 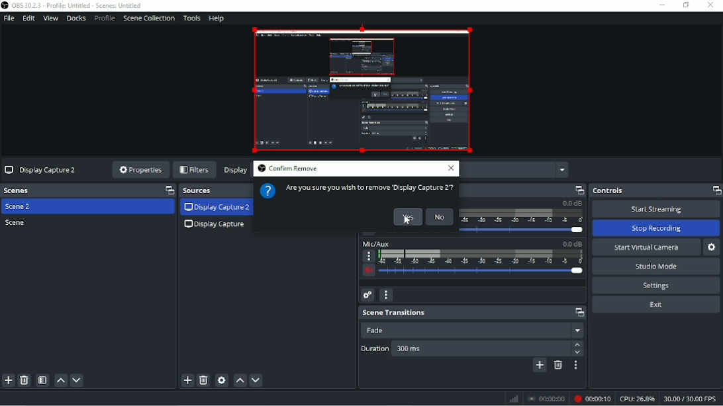 I want to click on Move scene up, so click(x=61, y=381).